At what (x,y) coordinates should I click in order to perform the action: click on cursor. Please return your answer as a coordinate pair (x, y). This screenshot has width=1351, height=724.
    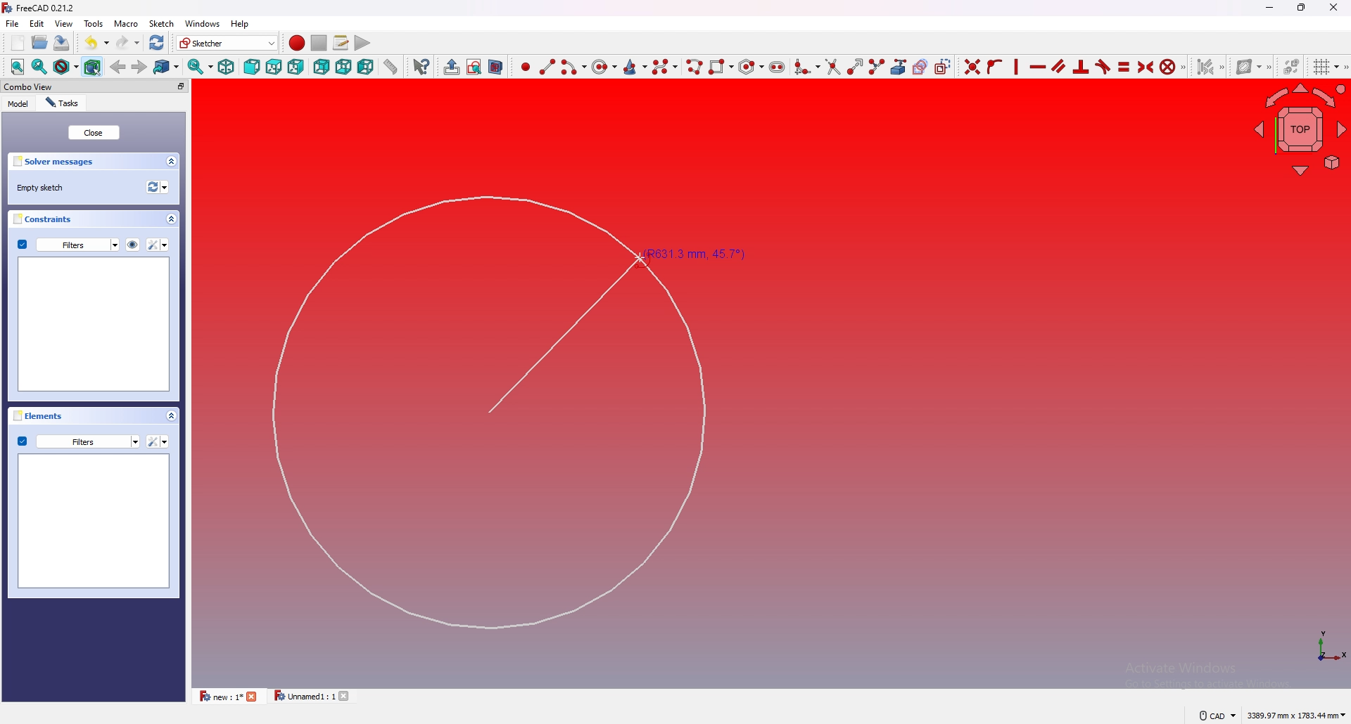
    Looking at the image, I should click on (640, 260).